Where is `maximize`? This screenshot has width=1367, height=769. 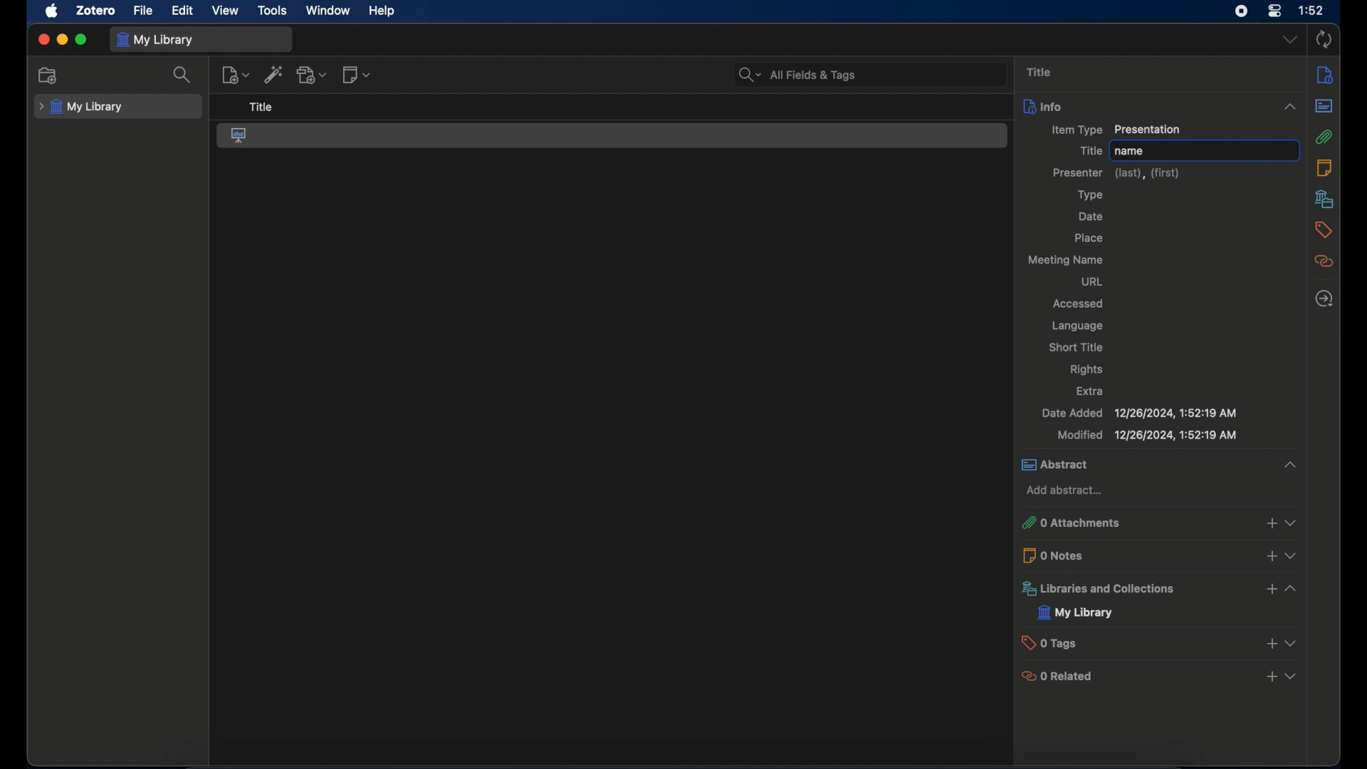
maximize is located at coordinates (81, 39).